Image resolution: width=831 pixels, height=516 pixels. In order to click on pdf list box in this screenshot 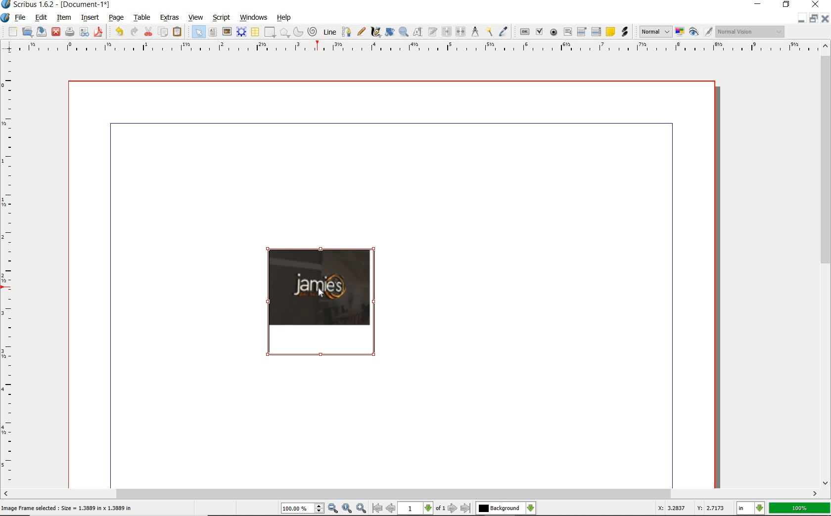, I will do `click(597, 32)`.